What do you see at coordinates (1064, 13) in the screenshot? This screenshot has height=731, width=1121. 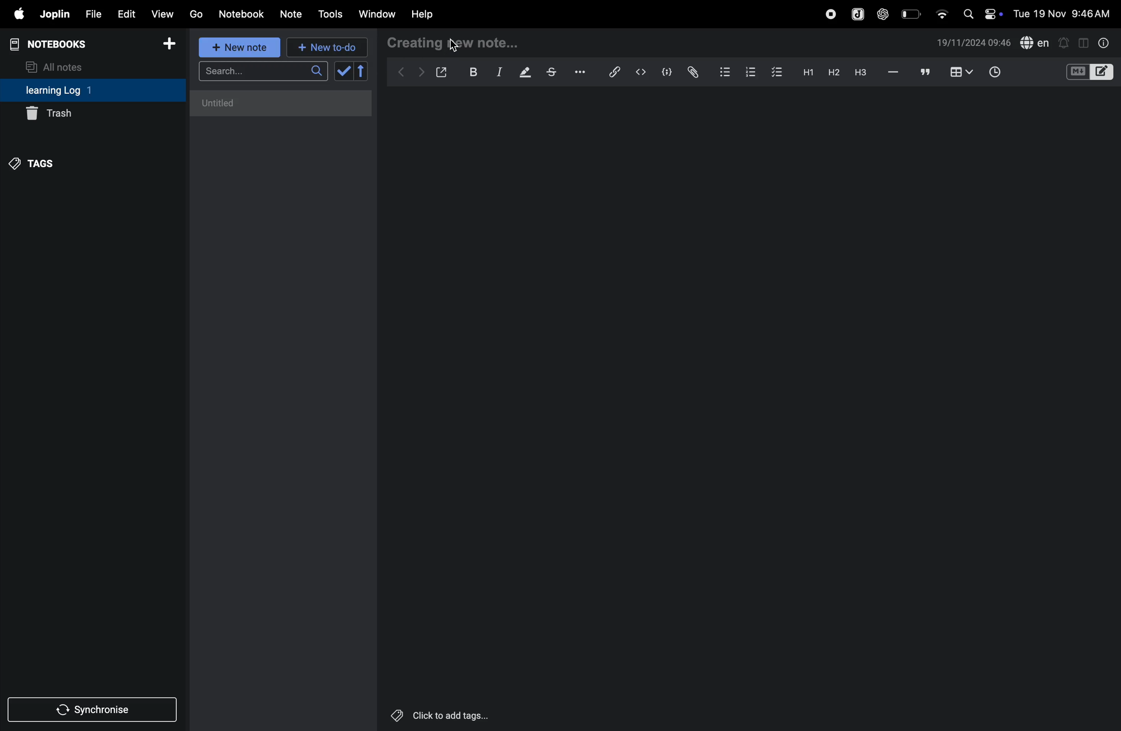 I see `date and time` at bounding box center [1064, 13].